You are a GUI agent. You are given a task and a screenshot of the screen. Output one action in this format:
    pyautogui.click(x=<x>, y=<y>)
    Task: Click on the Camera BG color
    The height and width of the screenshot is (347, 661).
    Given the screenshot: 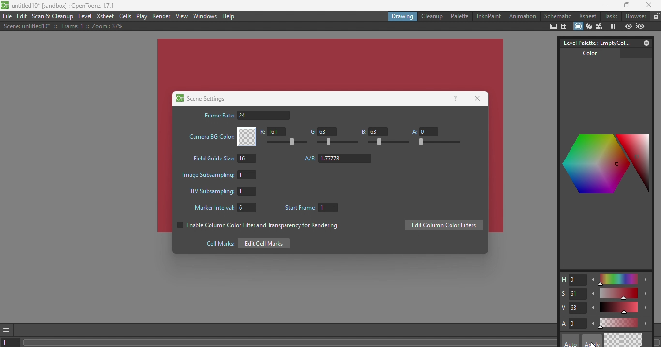 What is the action you would take?
    pyautogui.click(x=221, y=137)
    